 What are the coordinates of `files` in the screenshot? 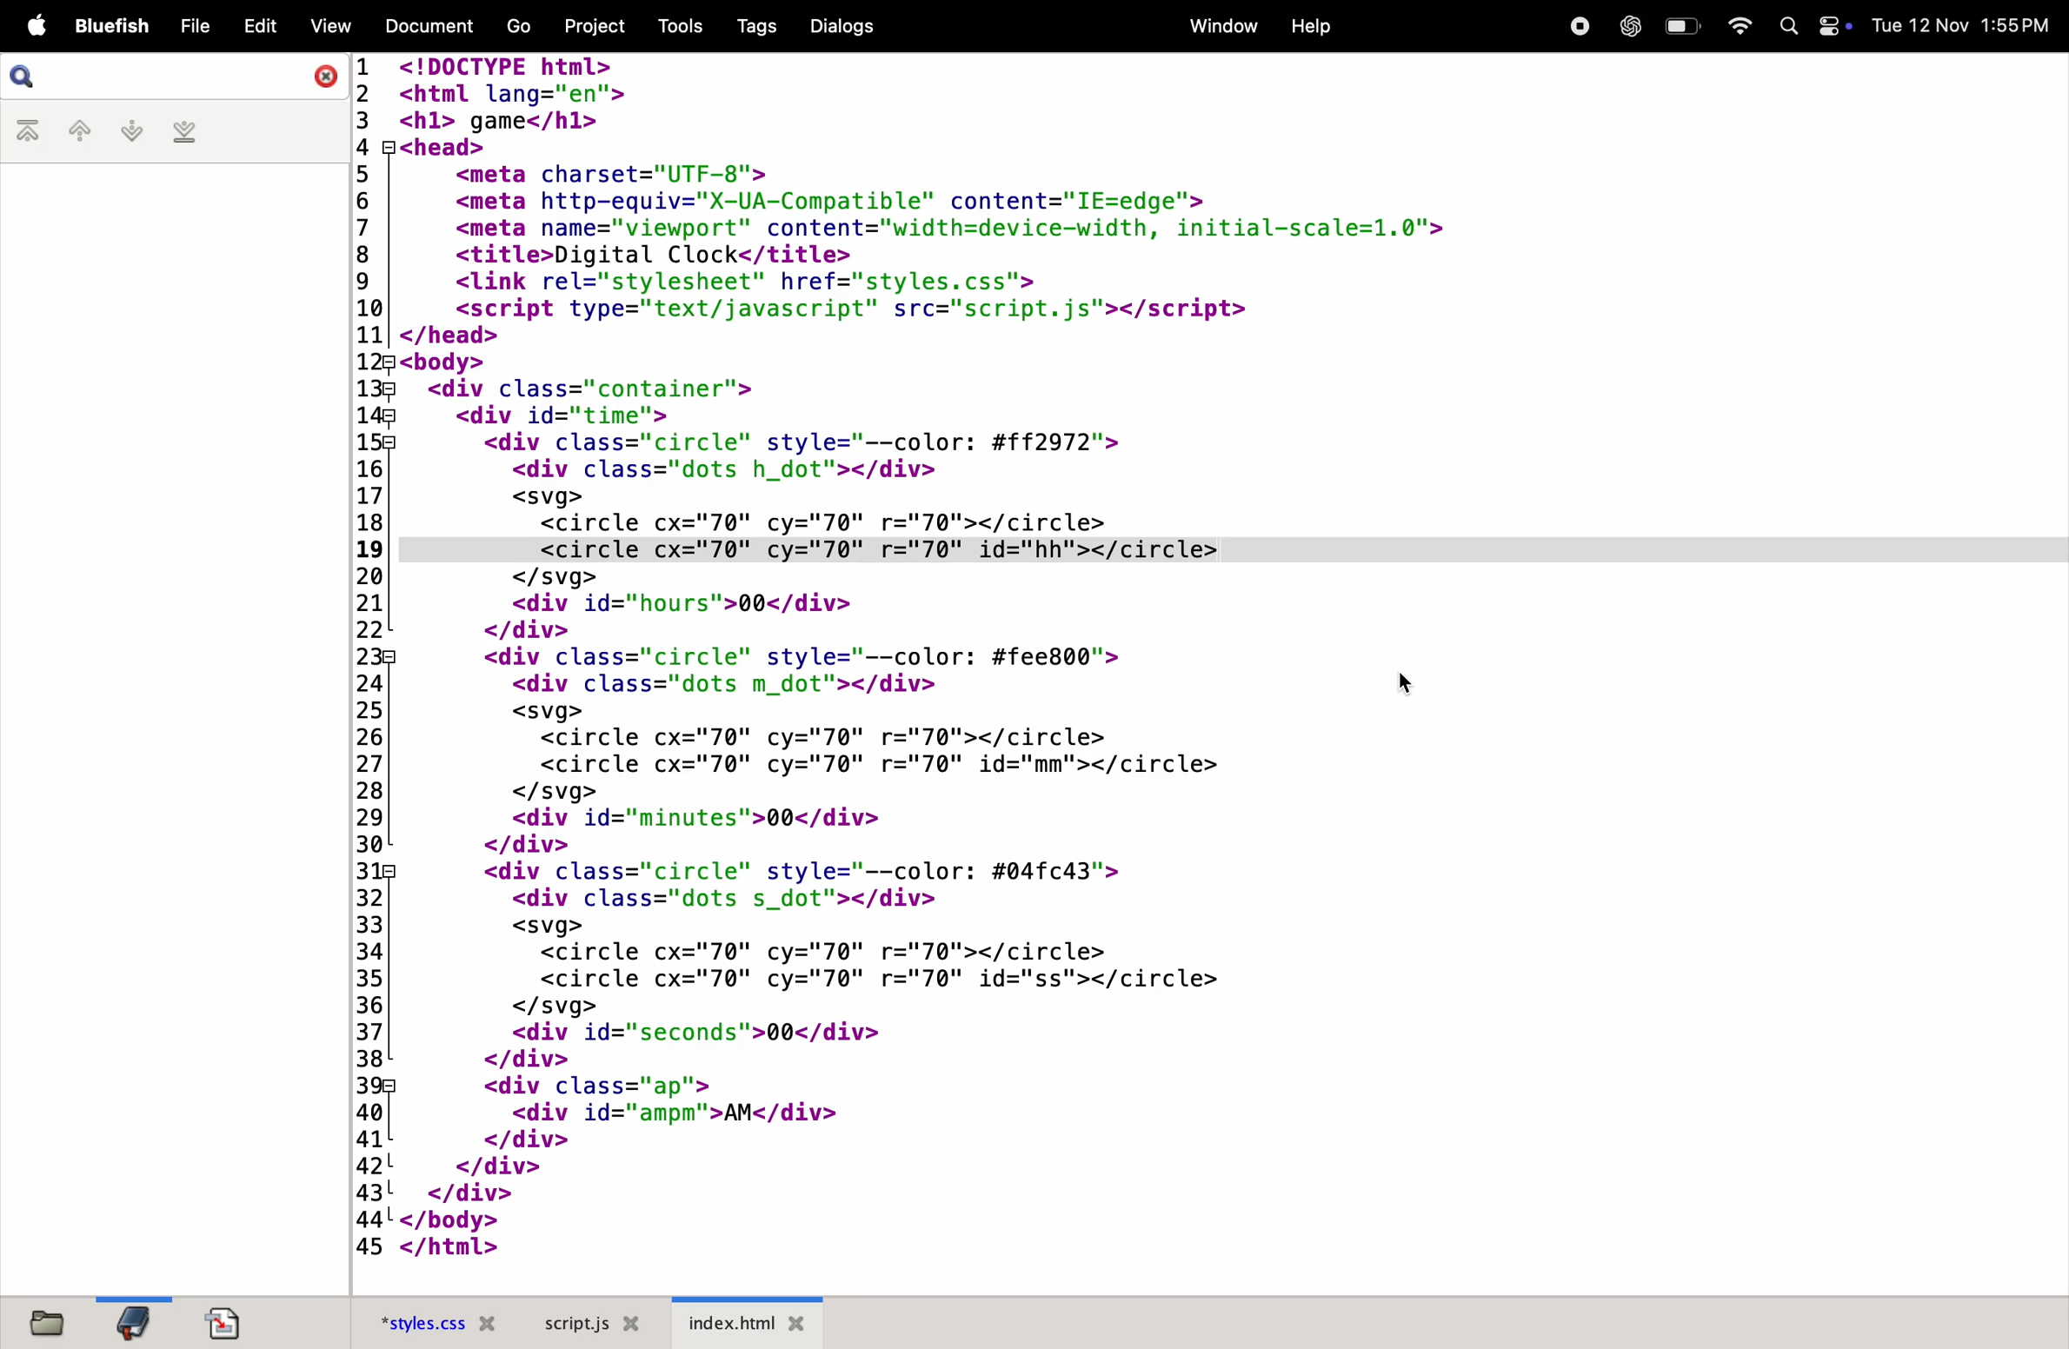 It's located at (52, 1319).